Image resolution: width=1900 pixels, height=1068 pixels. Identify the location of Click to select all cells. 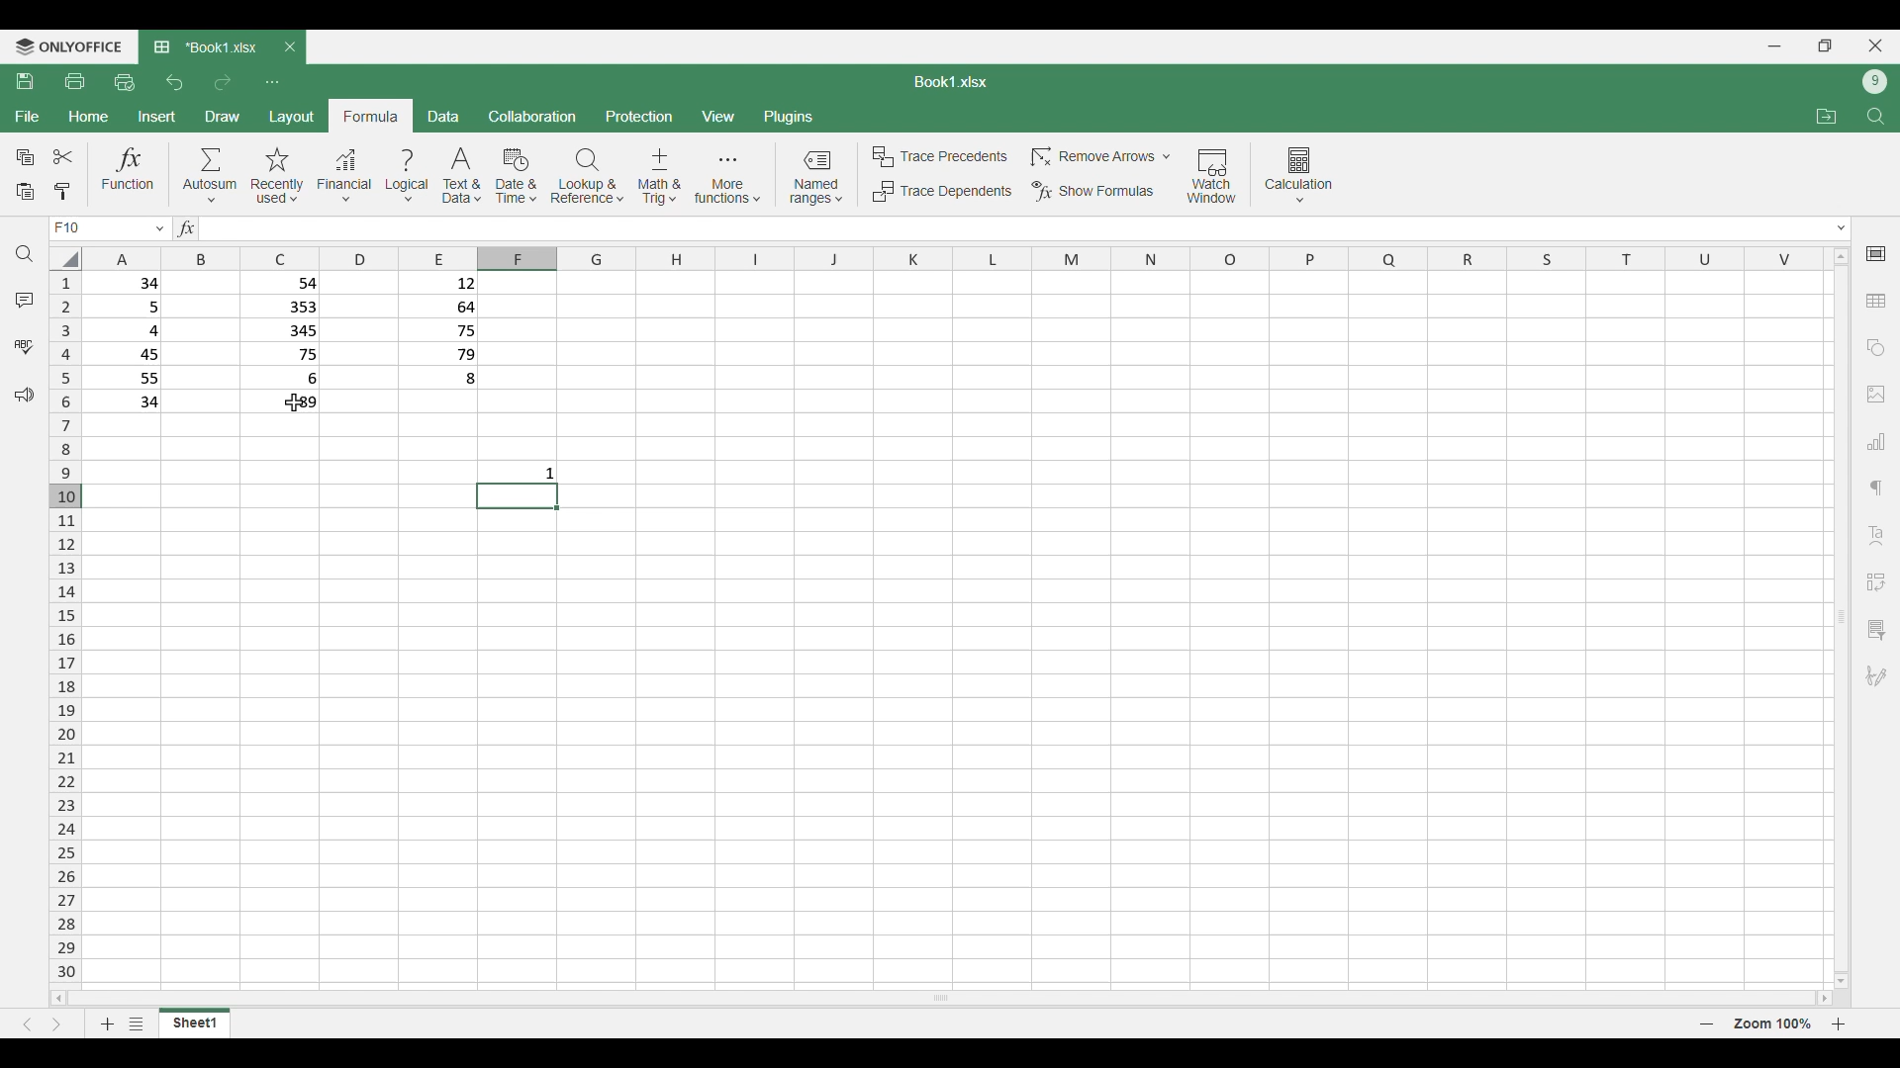
(63, 257).